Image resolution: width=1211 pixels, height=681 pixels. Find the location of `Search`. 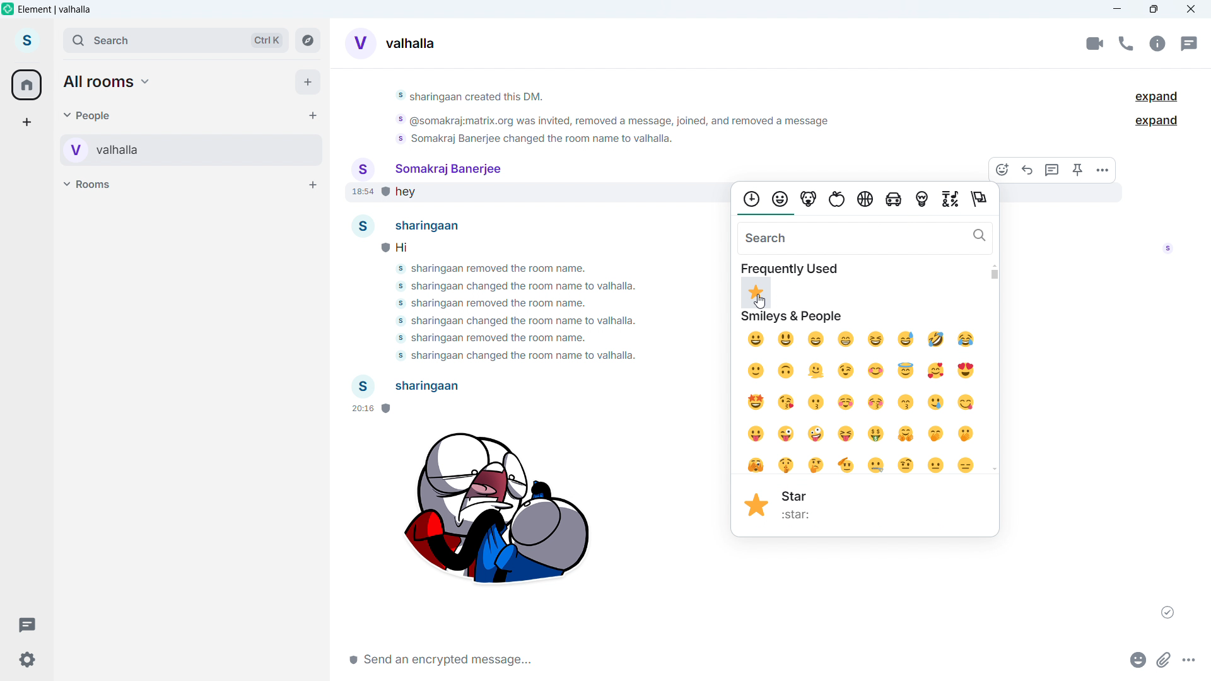

Search is located at coordinates (175, 40).